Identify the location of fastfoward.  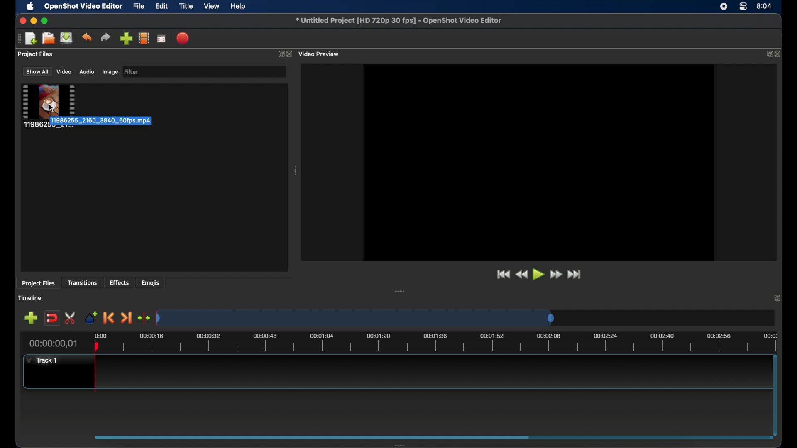
(557, 274).